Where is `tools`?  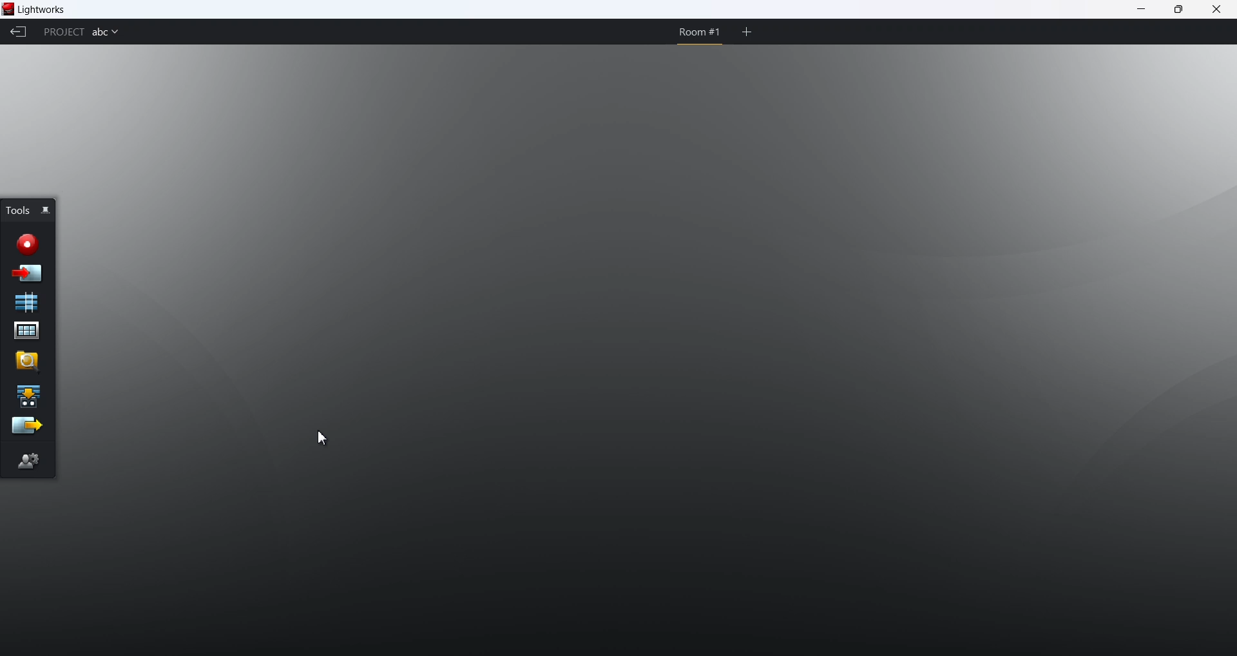
tools is located at coordinates (17, 209).